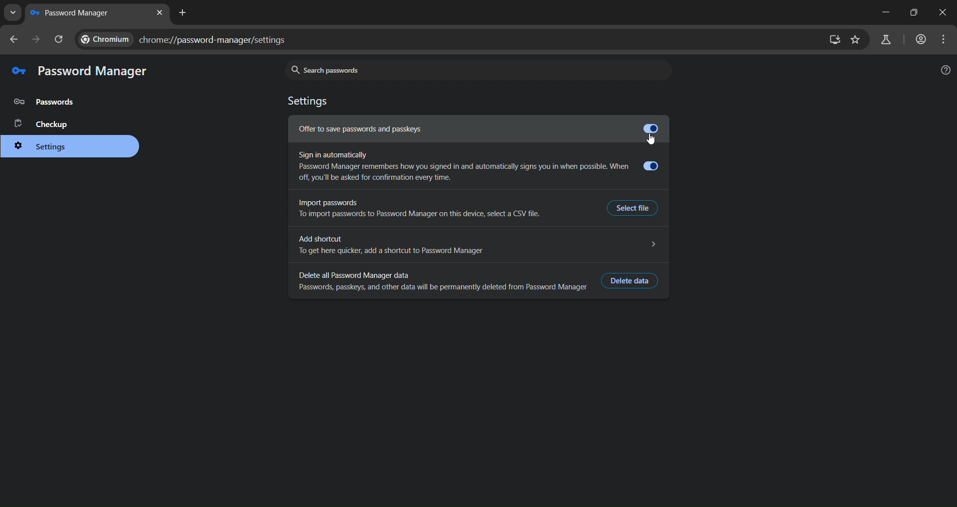 This screenshot has width=957, height=507. Describe the element at coordinates (889, 40) in the screenshot. I see `search labs` at that location.